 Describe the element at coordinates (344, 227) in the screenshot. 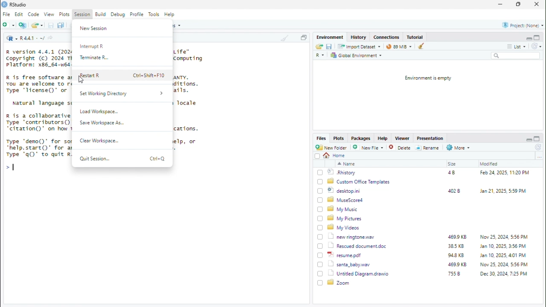

I see `My Videos` at that location.